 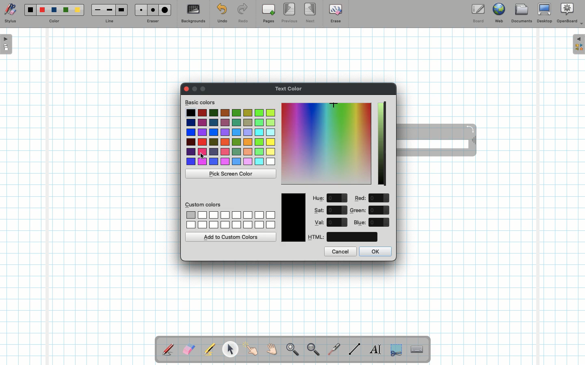 I want to click on Redo, so click(x=243, y=15).